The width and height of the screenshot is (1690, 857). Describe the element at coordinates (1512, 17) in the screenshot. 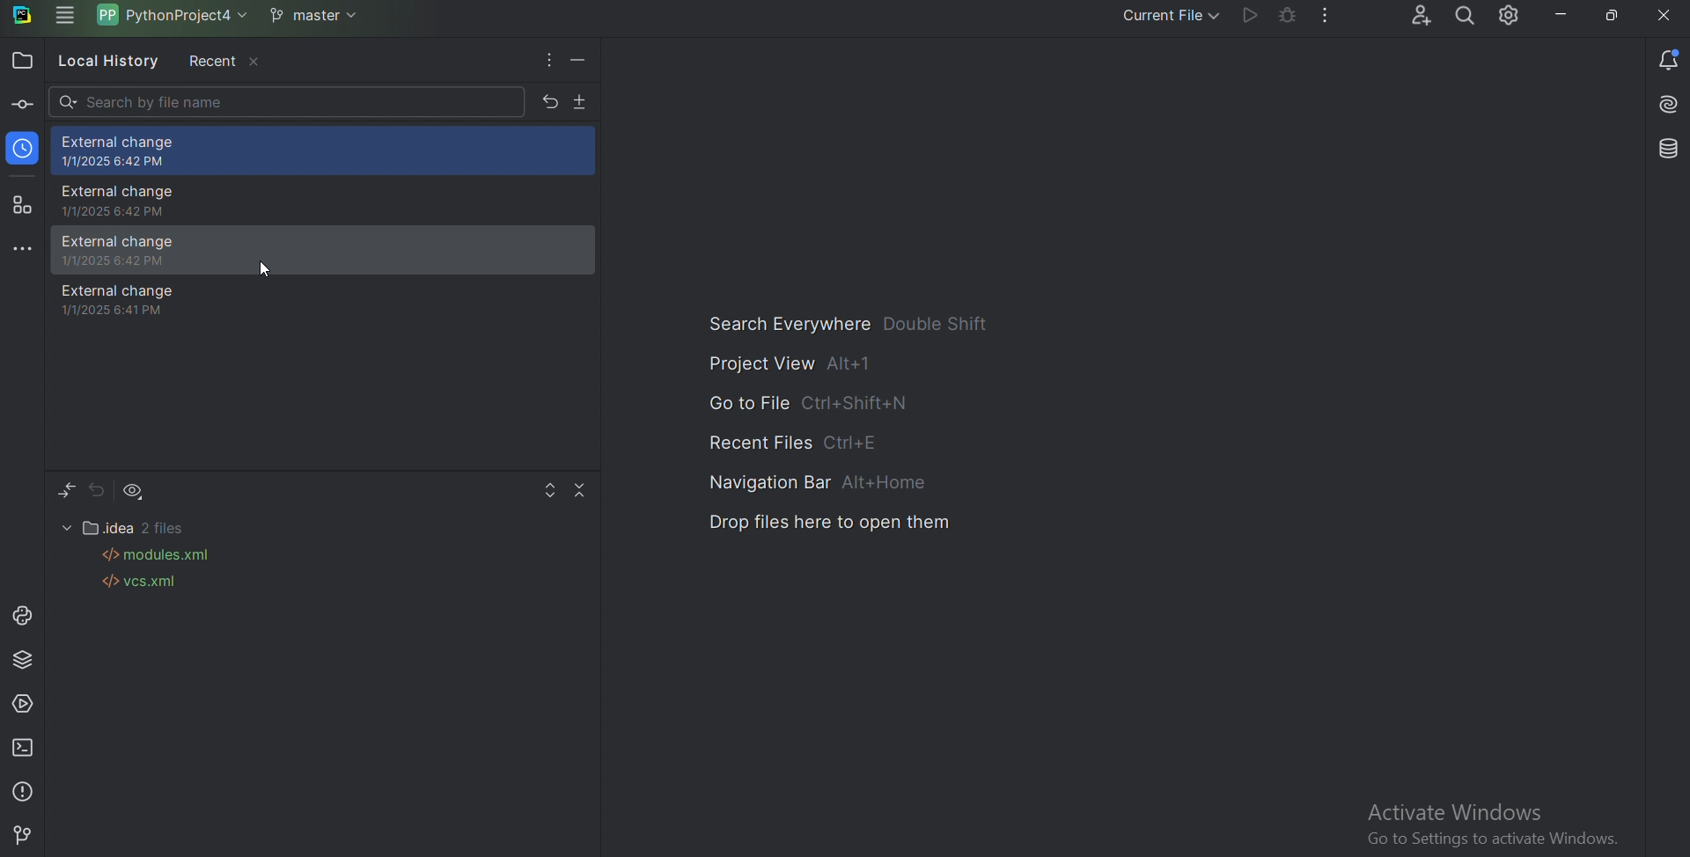

I see `Settings` at that location.